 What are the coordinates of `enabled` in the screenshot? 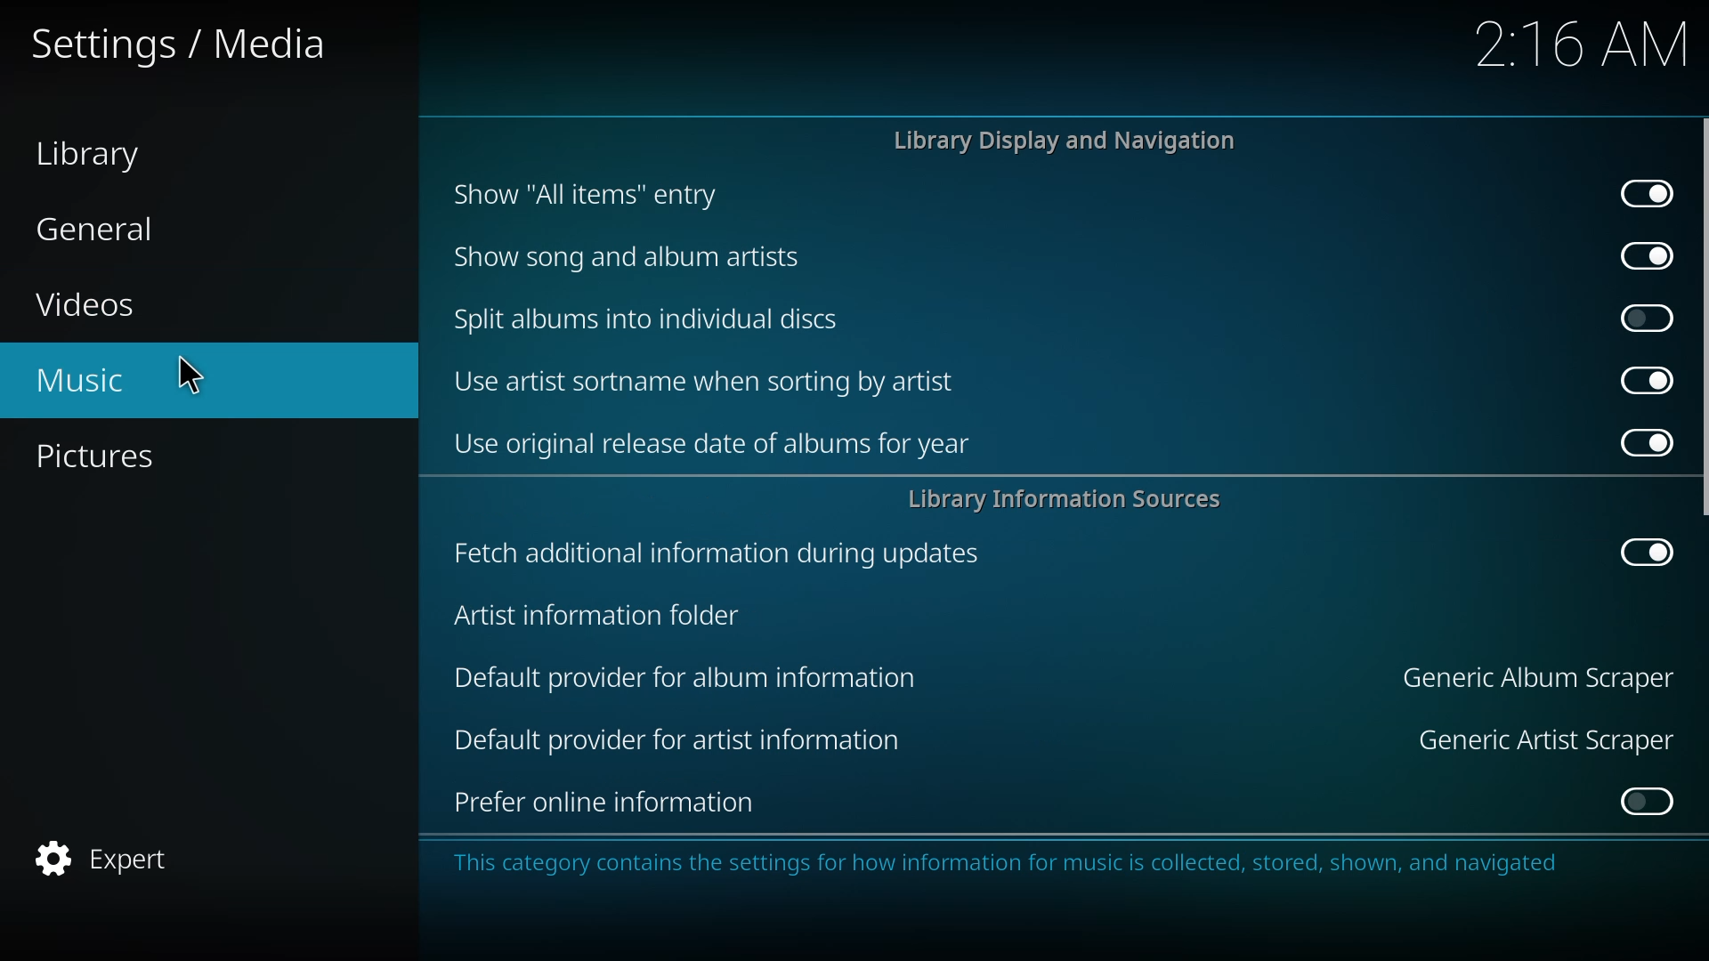 It's located at (1636, 440).